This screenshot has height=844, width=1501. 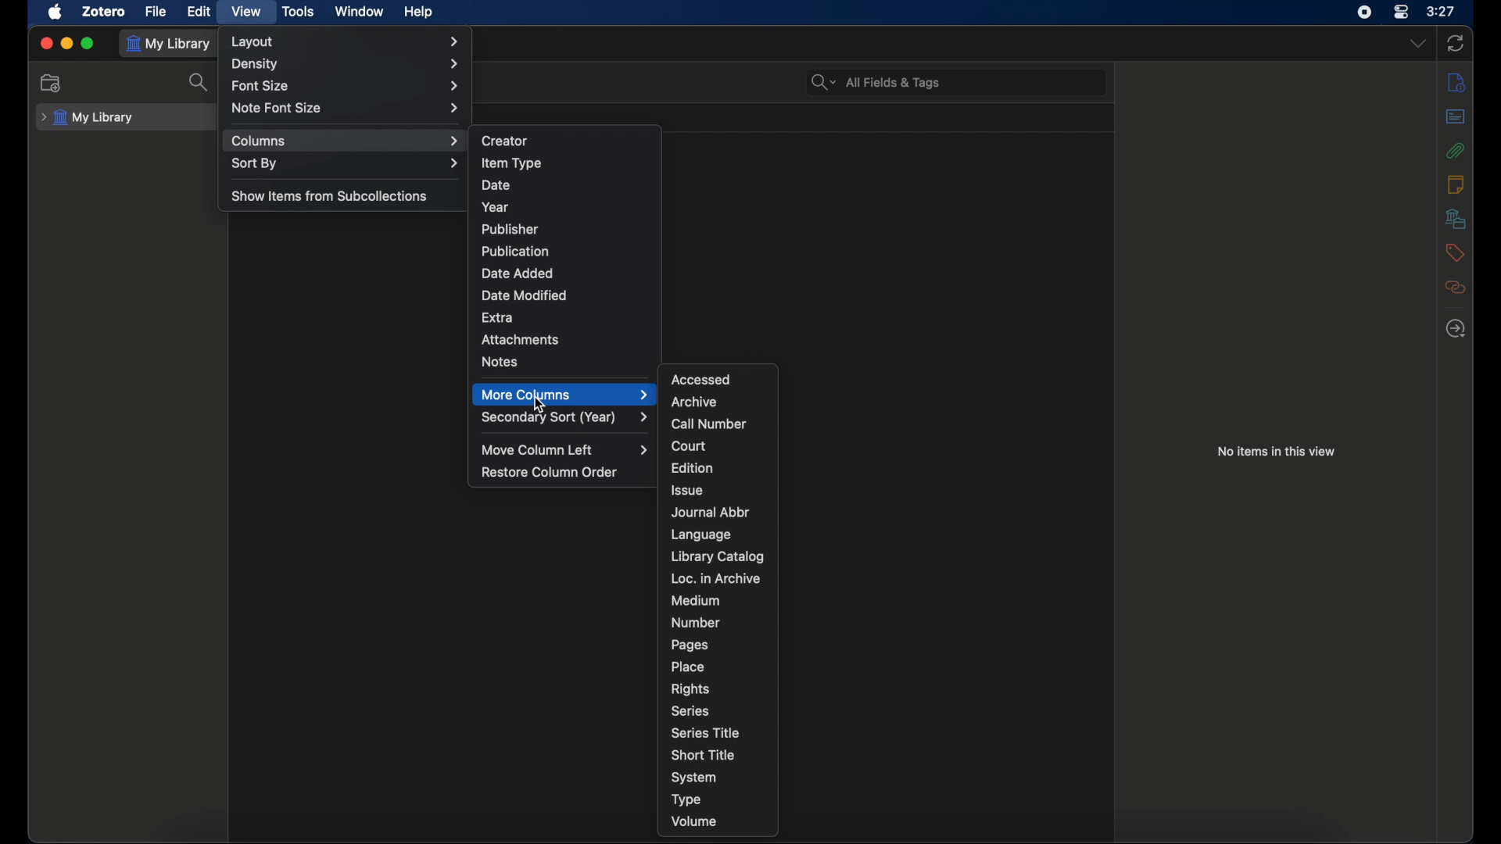 What do you see at coordinates (496, 185) in the screenshot?
I see `date` at bounding box center [496, 185].